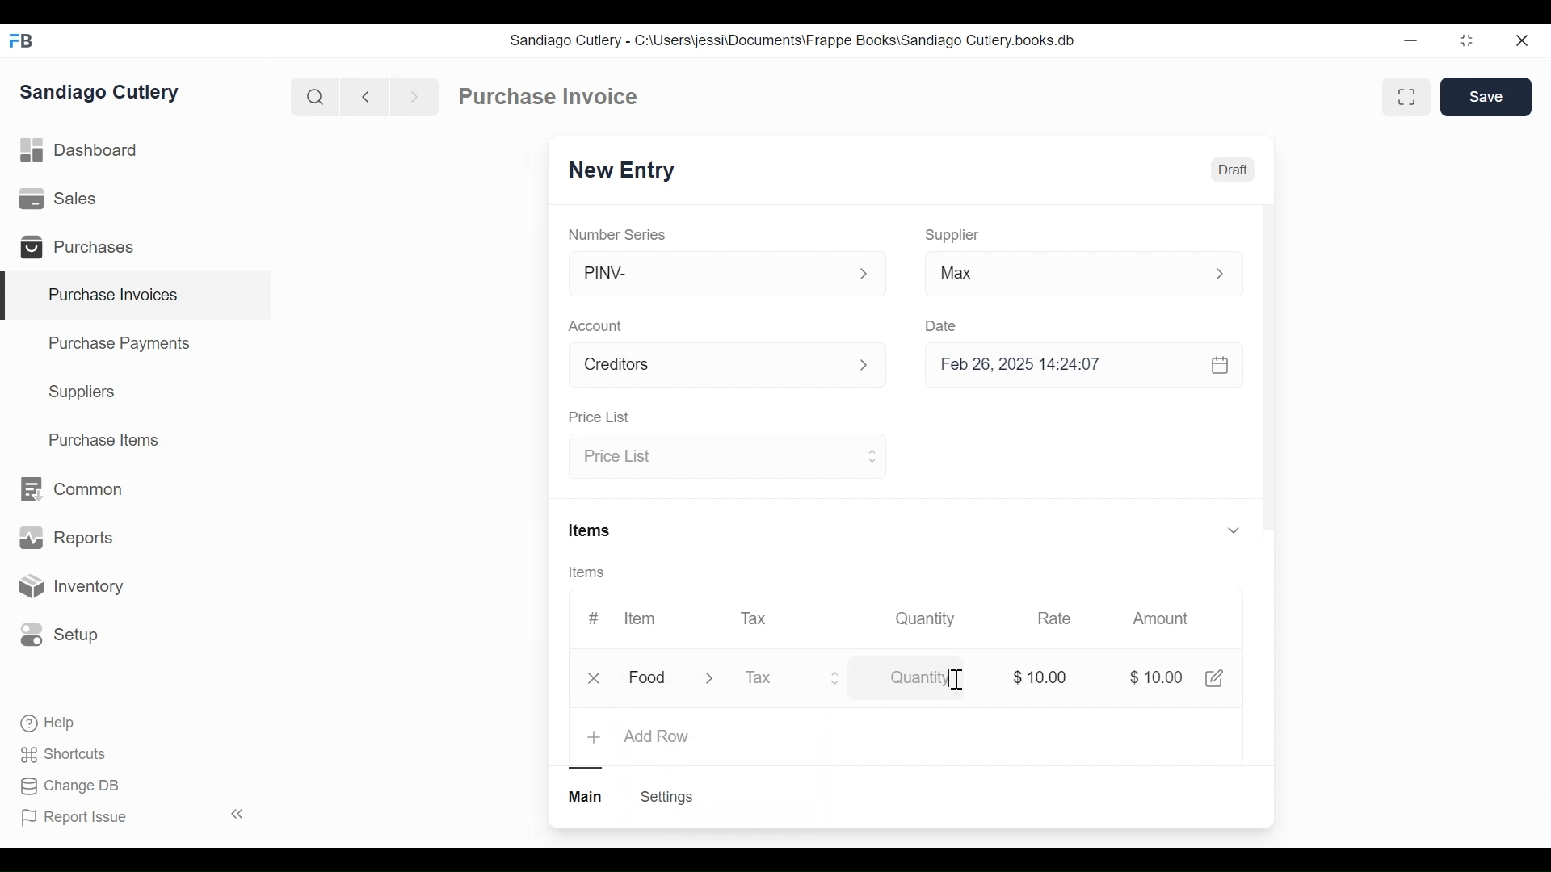 The width and height of the screenshot is (1551, 872). I want to click on Setup, so click(60, 634).